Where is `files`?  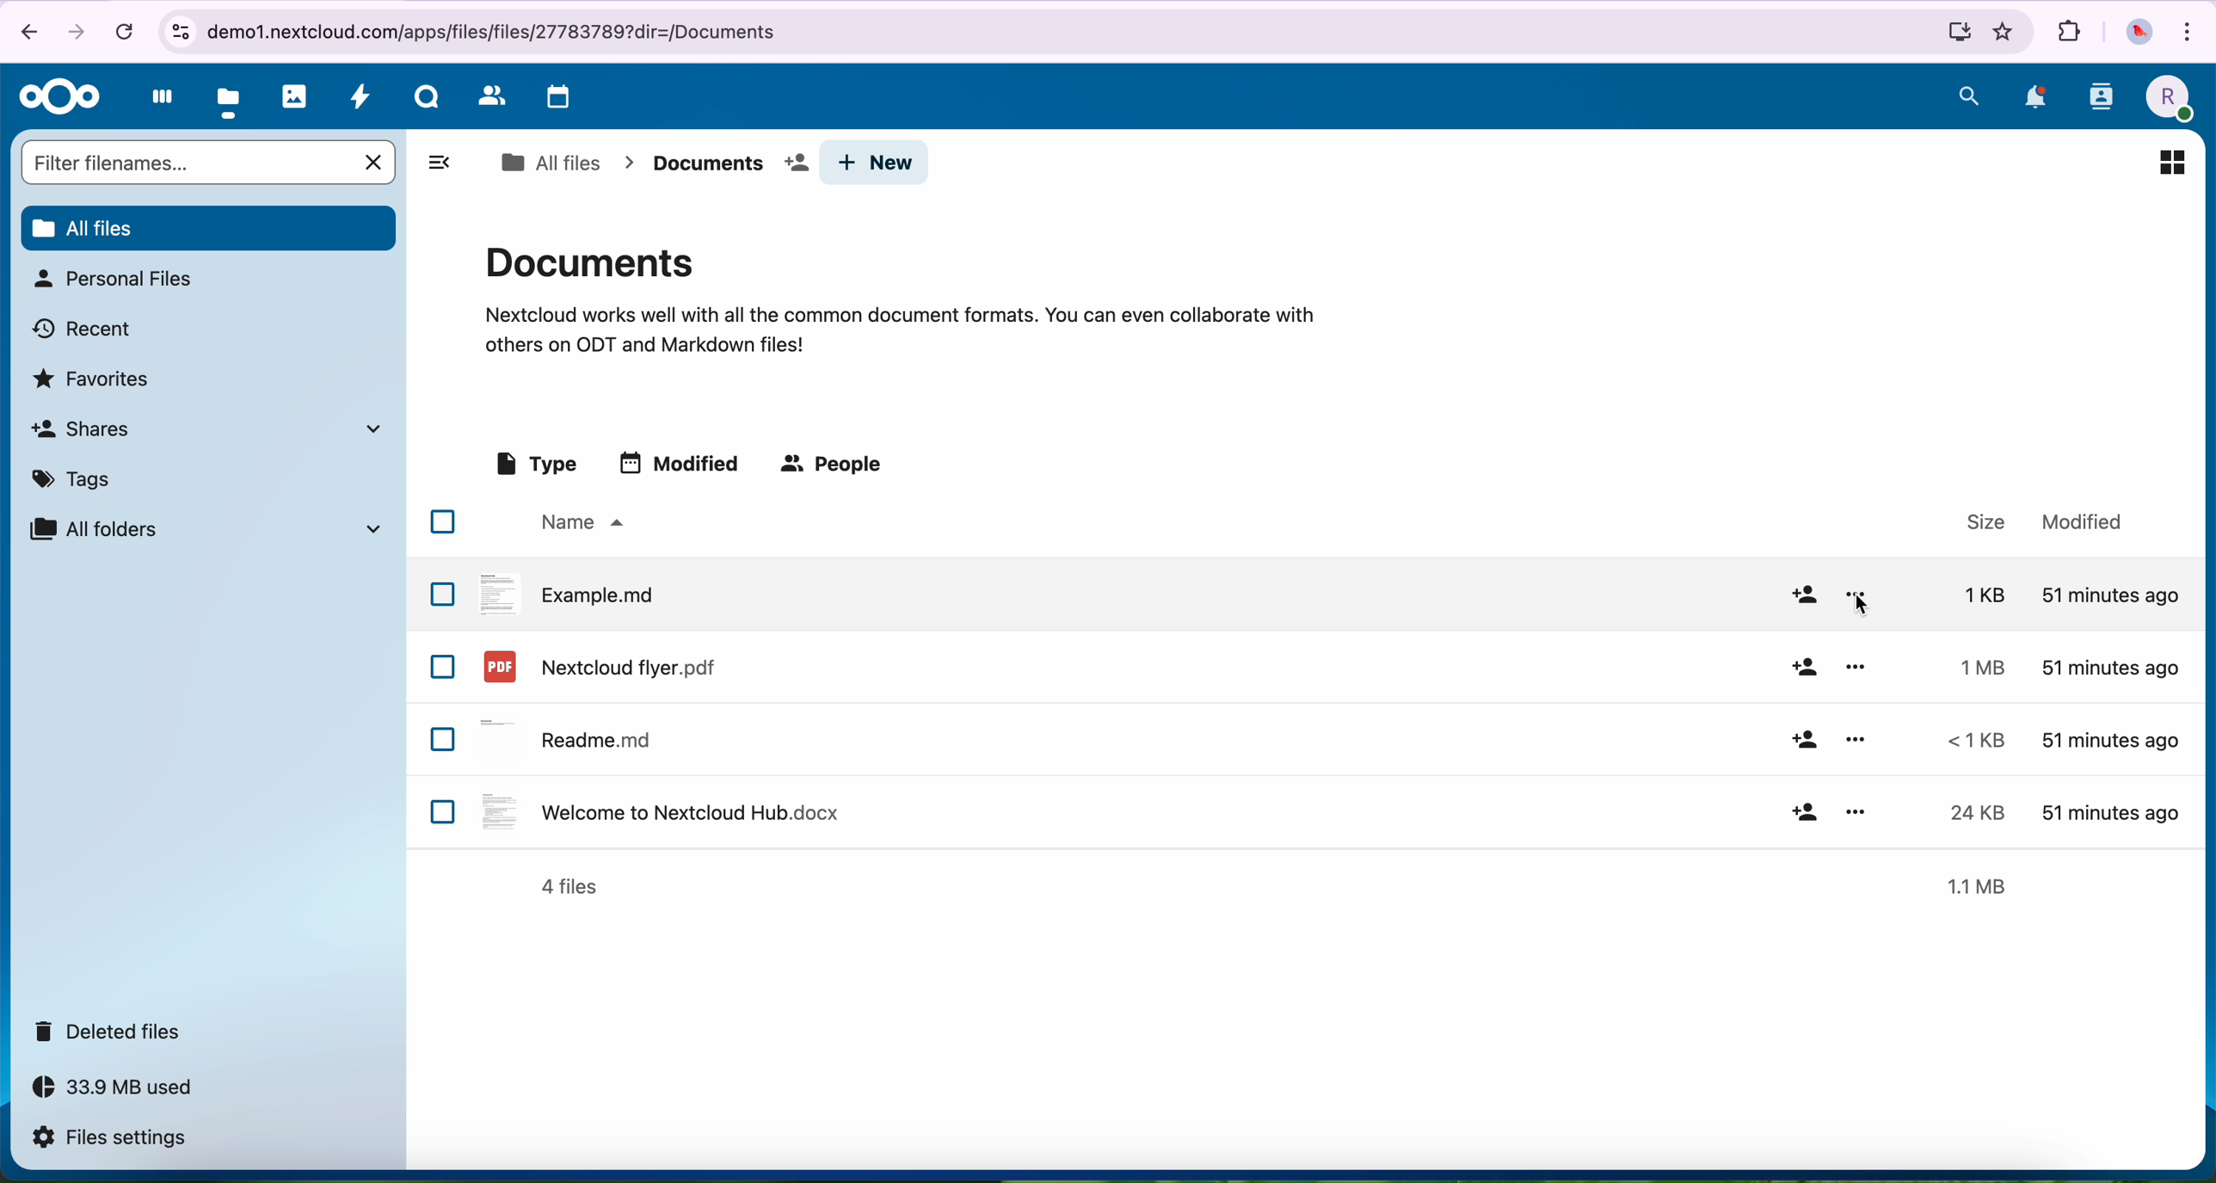
files is located at coordinates (230, 99).